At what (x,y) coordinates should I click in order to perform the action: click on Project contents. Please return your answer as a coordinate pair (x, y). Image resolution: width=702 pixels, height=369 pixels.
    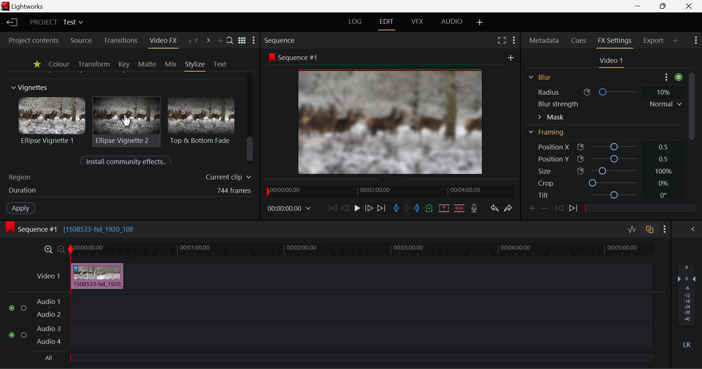
    Looking at the image, I should click on (33, 40).